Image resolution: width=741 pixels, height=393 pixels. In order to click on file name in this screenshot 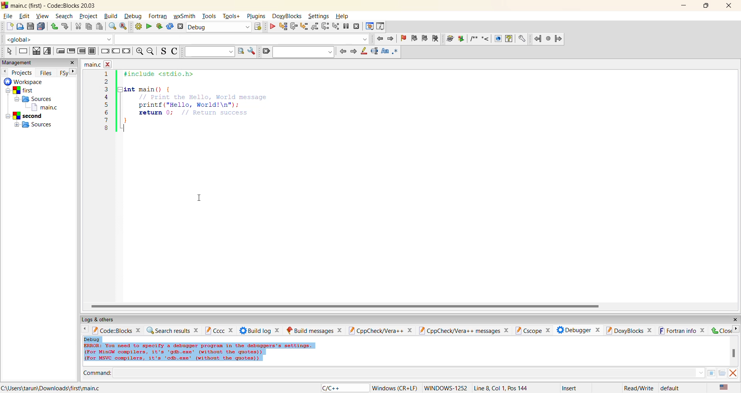, I will do `click(97, 64)`.